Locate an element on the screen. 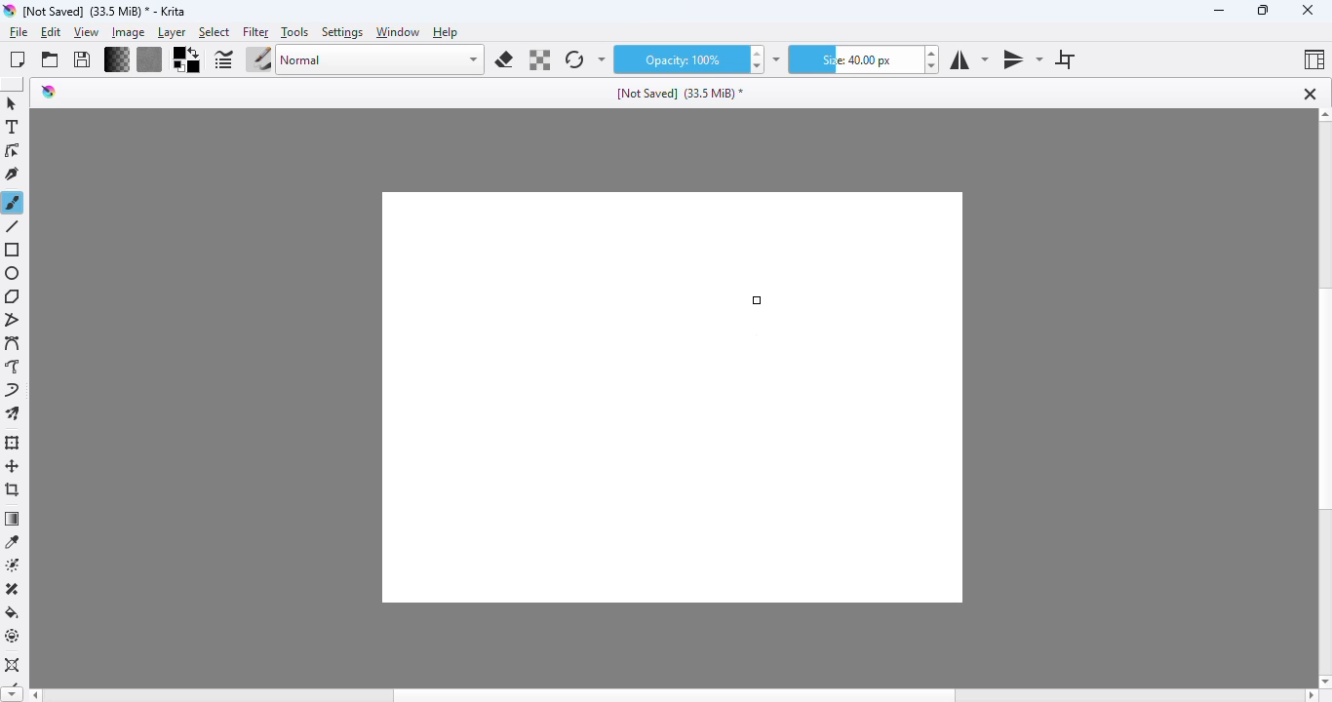 The image size is (1332, 702). line tool is located at coordinates (13, 226).